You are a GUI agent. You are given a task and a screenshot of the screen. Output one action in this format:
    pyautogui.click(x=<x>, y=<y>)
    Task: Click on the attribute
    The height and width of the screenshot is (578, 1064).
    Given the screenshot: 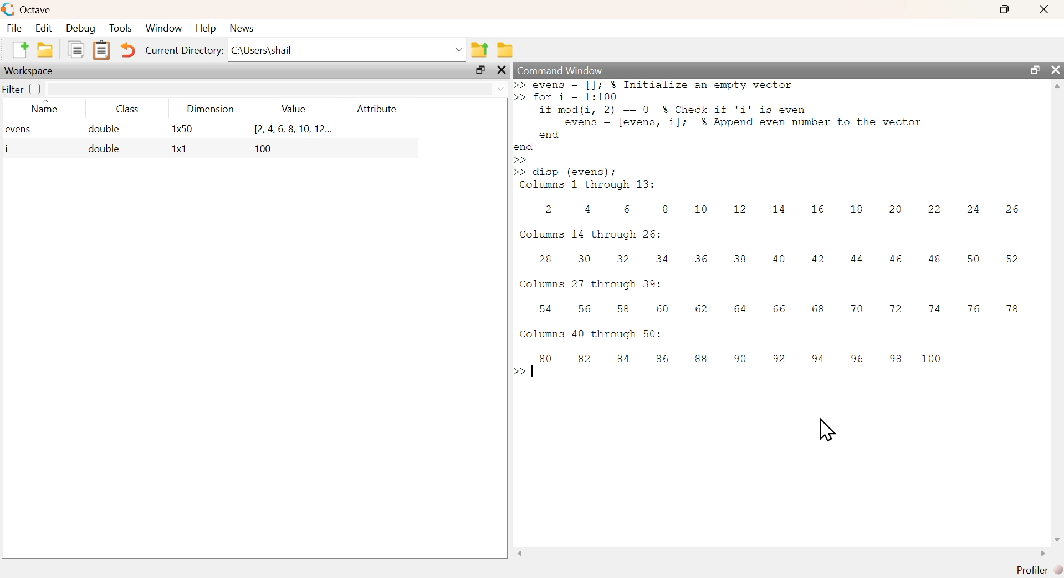 What is the action you would take?
    pyautogui.click(x=376, y=110)
    